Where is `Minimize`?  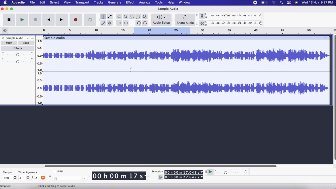 Minimize is located at coordinates (7, 9).